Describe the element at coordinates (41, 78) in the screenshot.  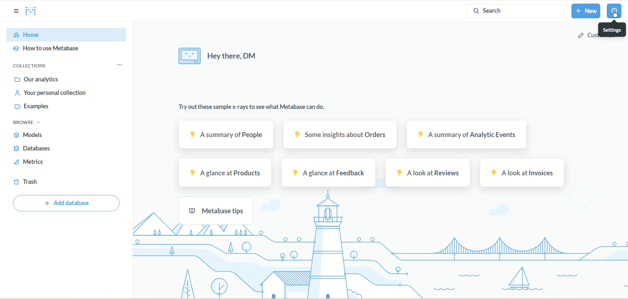
I see `Our analytics` at that location.